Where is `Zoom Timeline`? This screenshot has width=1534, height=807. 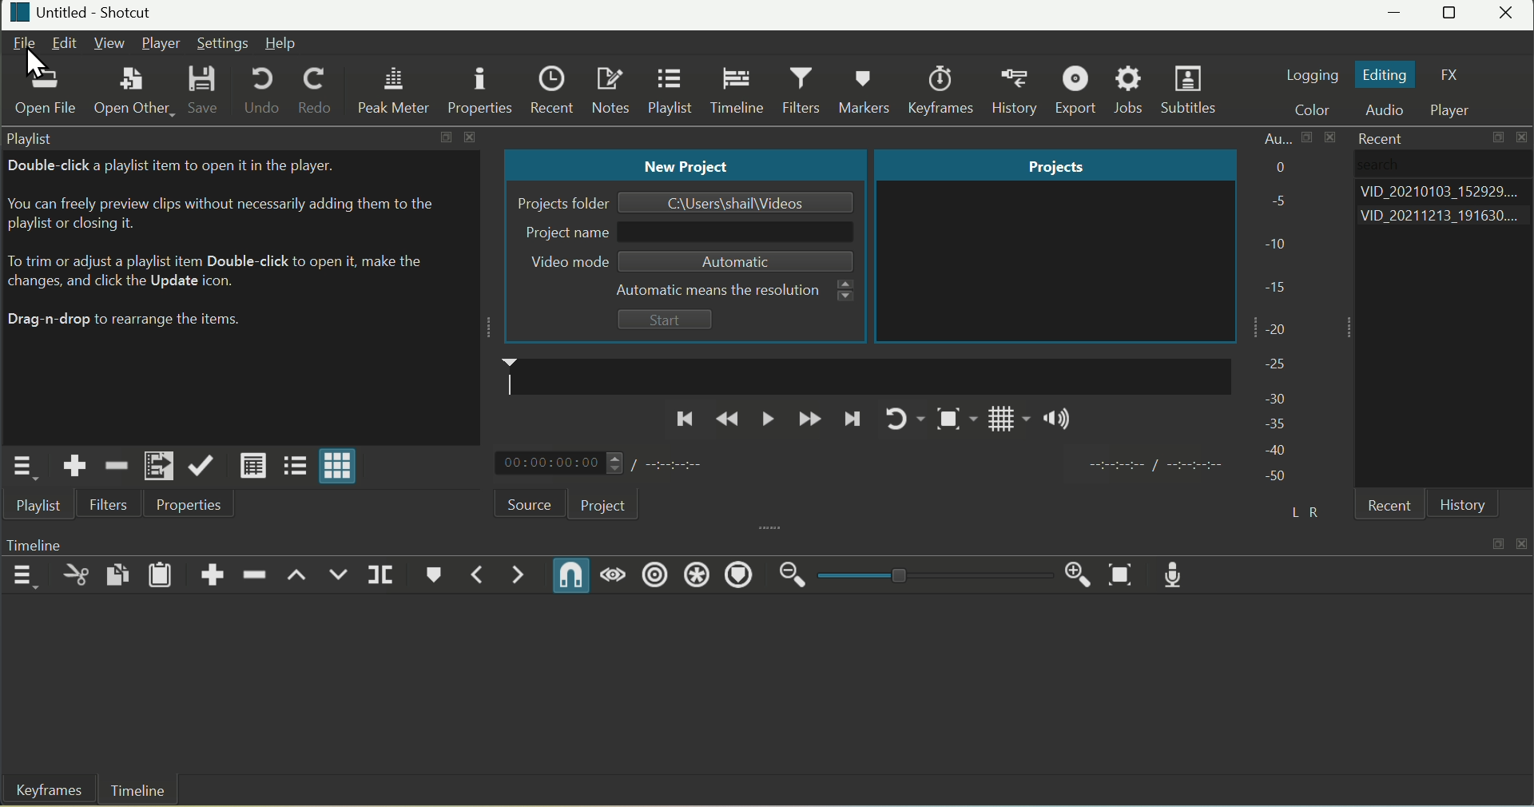
Zoom Timeline is located at coordinates (1123, 575).